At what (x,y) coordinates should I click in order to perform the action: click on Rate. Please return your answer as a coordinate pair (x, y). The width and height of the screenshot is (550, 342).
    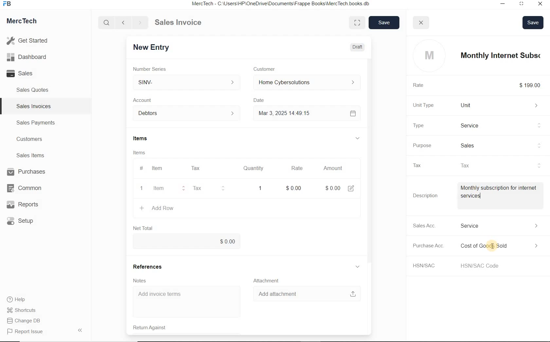
    Looking at the image, I should click on (417, 85).